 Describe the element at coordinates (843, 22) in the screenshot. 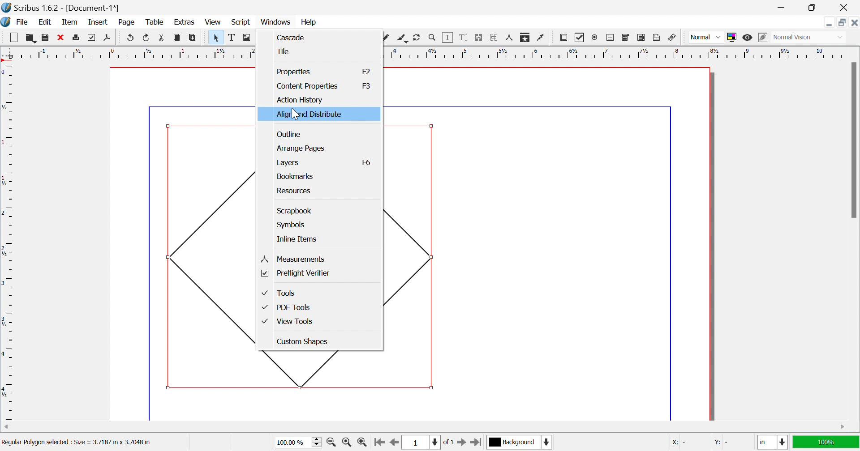

I see `Restore down` at that location.